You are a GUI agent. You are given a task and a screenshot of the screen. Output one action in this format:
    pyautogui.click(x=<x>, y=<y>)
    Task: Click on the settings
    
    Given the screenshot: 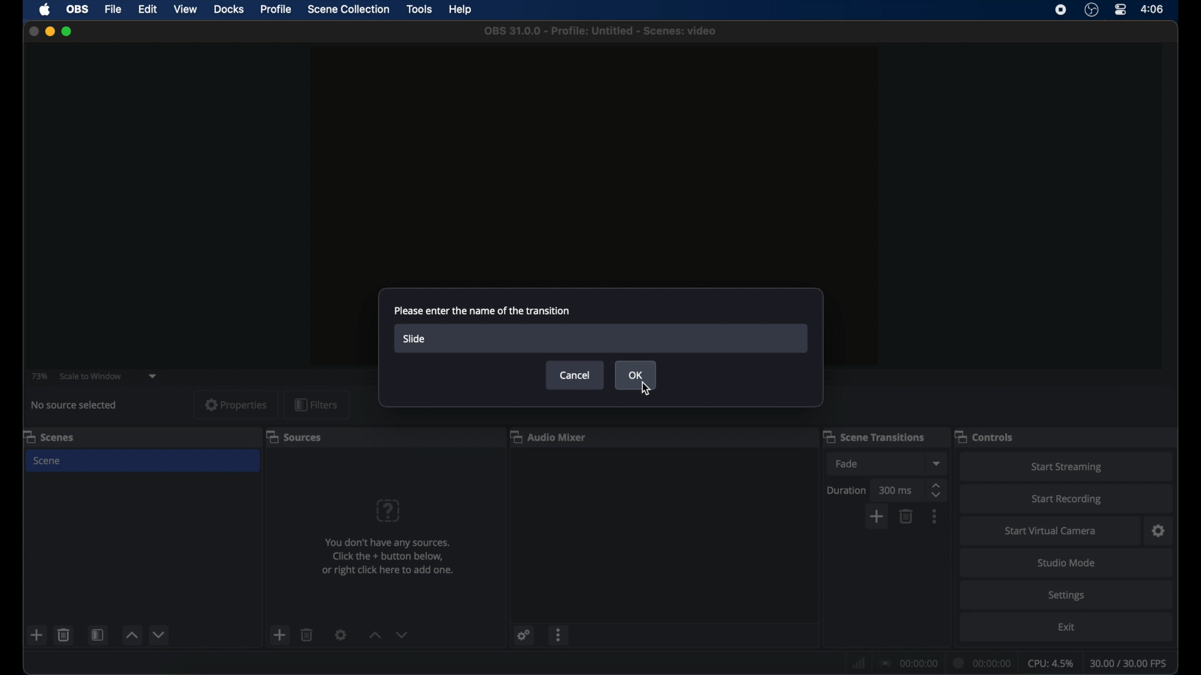 What is the action you would take?
    pyautogui.click(x=525, y=635)
    